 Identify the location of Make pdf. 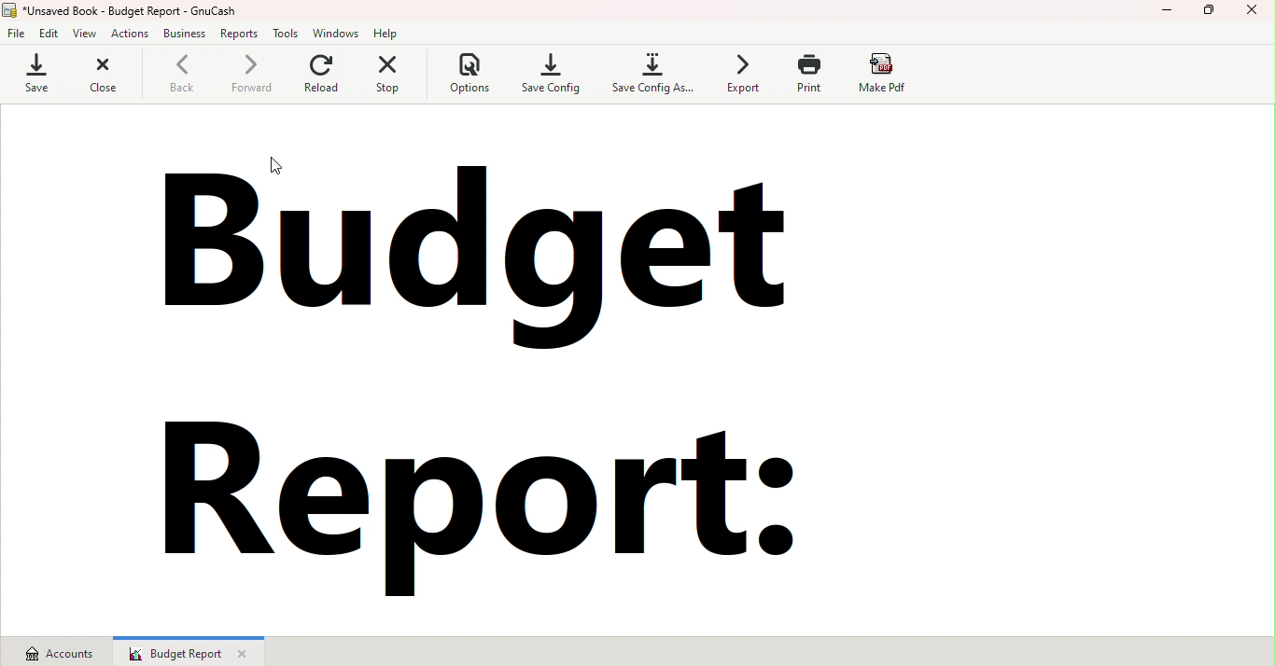
(889, 72).